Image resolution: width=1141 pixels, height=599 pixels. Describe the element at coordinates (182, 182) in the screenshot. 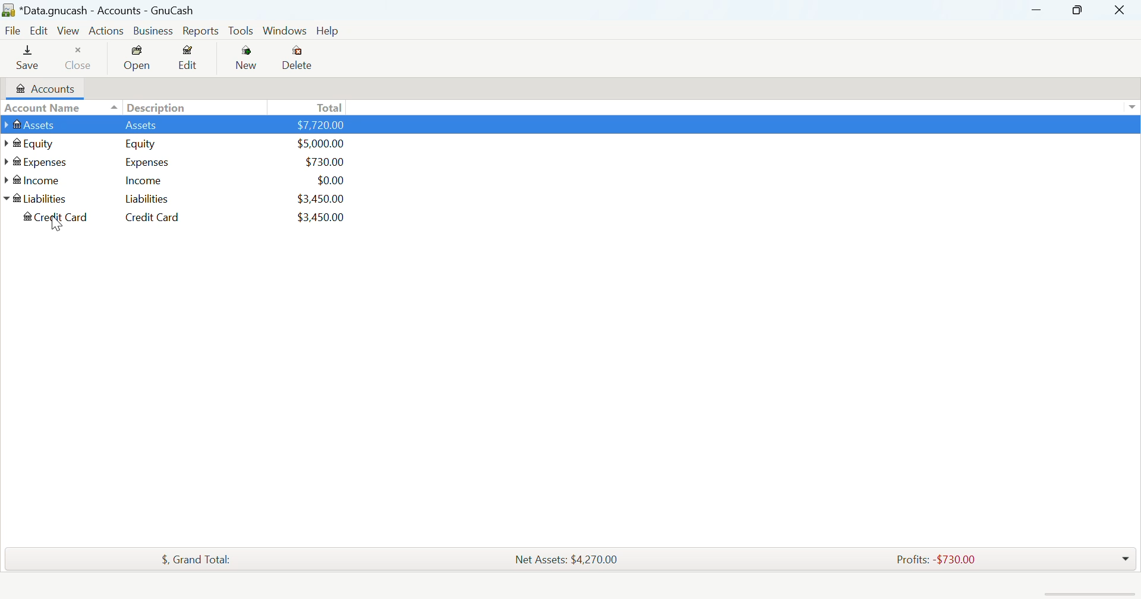

I see `Income Income $0.00` at that location.